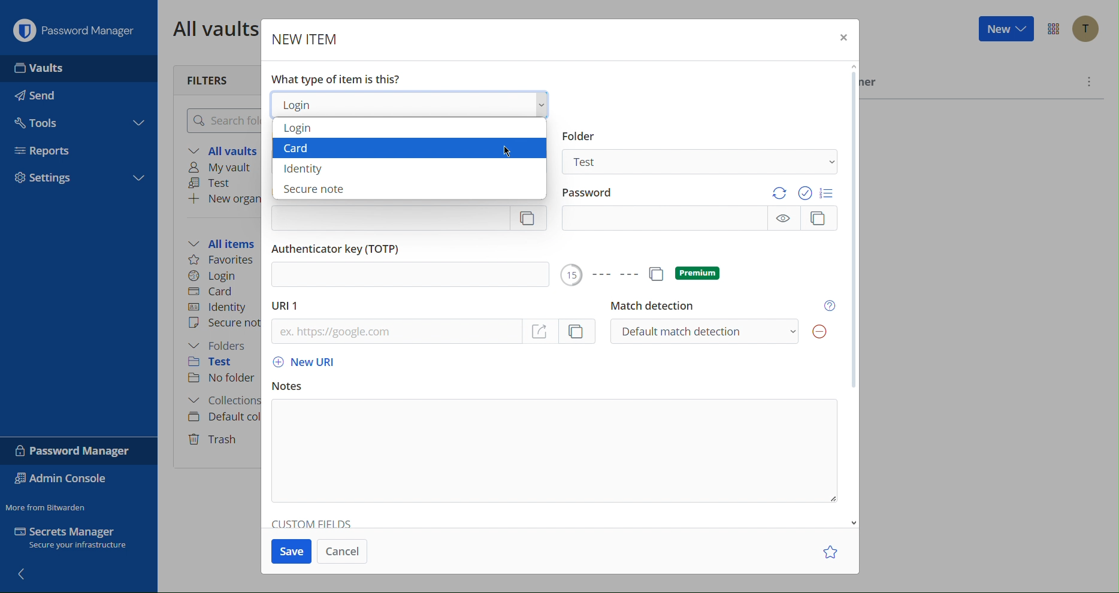  Describe the element at coordinates (220, 325) in the screenshot. I see `Secure note` at that location.